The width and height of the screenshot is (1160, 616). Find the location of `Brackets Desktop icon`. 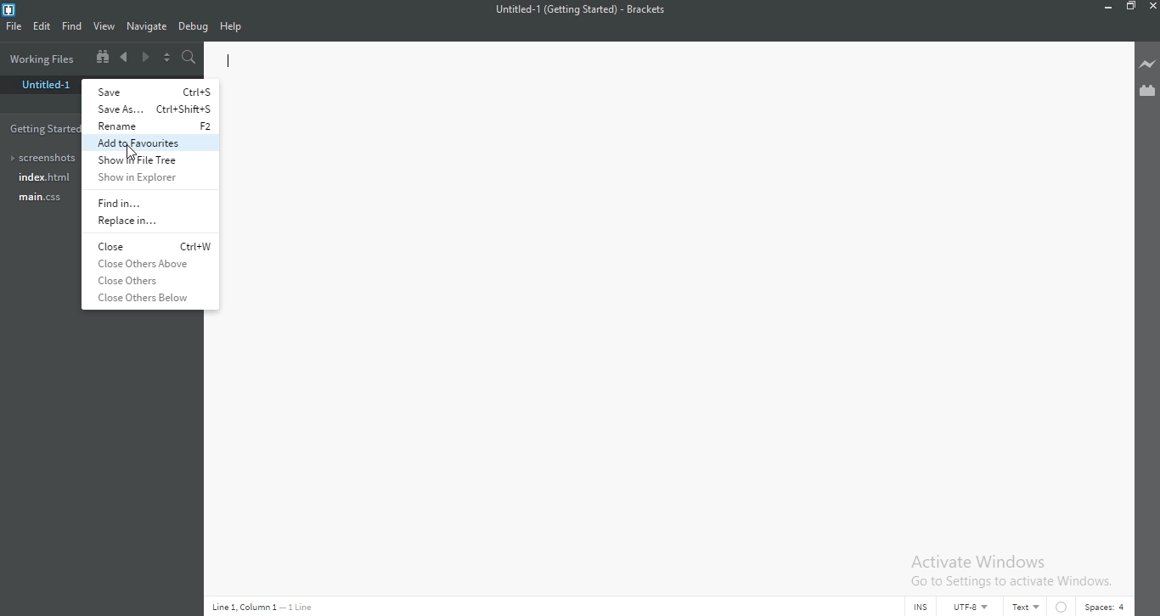

Brackets Desktop icon is located at coordinates (10, 10).